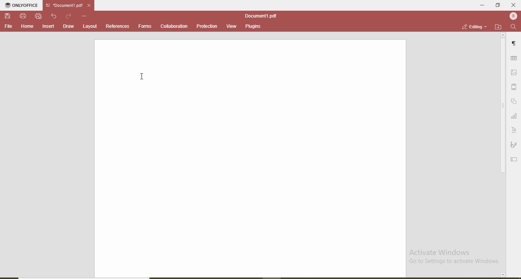  Describe the element at coordinates (63, 6) in the screenshot. I see `file name` at that location.